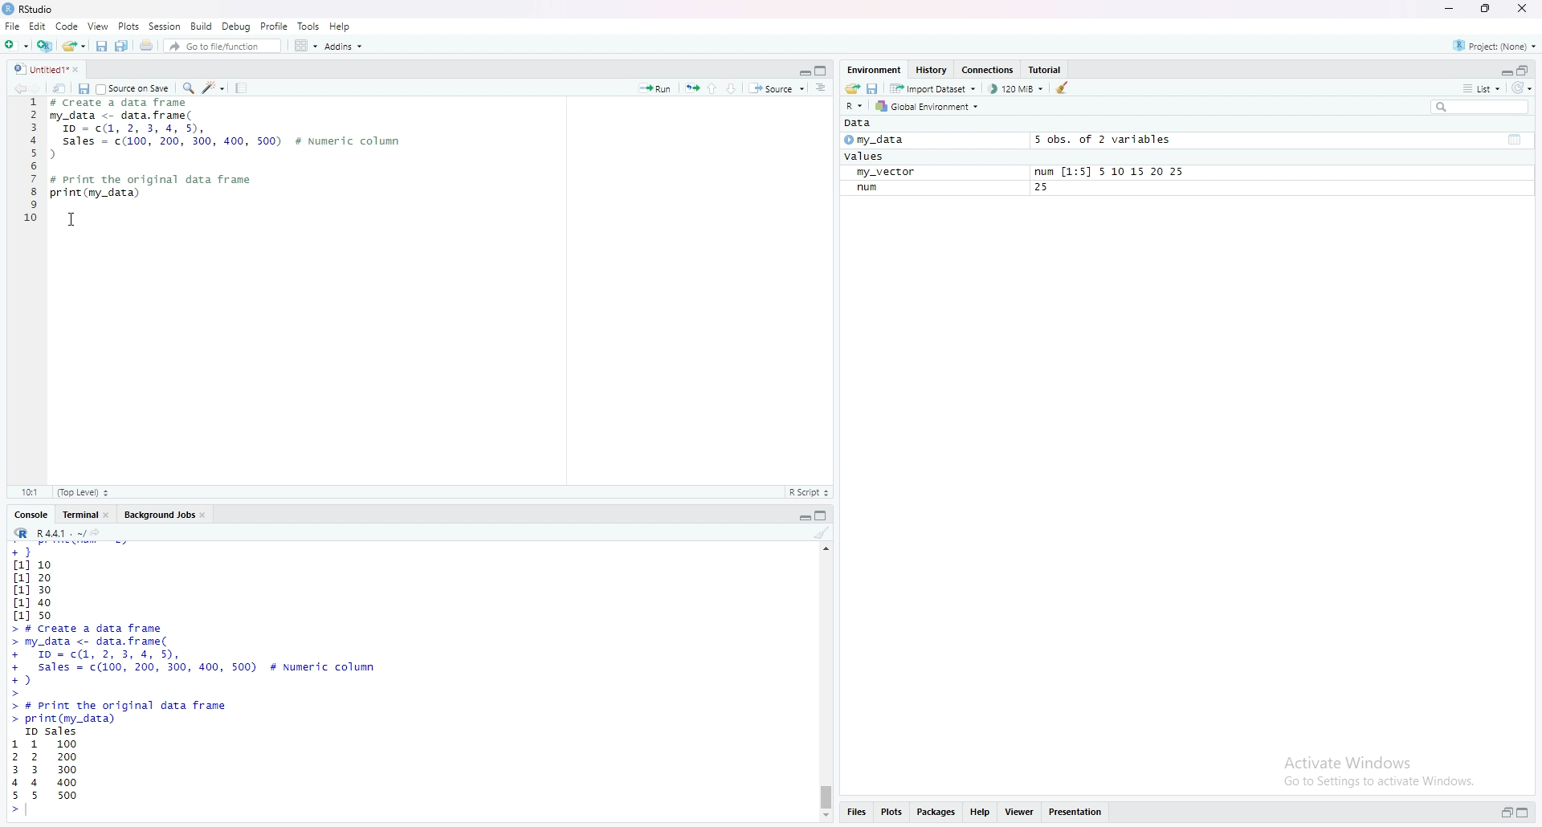 This screenshot has width=1542, height=827. Describe the element at coordinates (828, 817) in the screenshot. I see `move down` at that location.